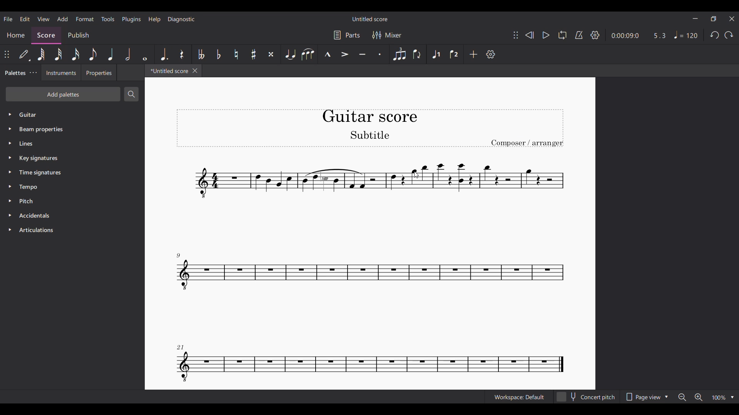  I want to click on Default, so click(25, 55).